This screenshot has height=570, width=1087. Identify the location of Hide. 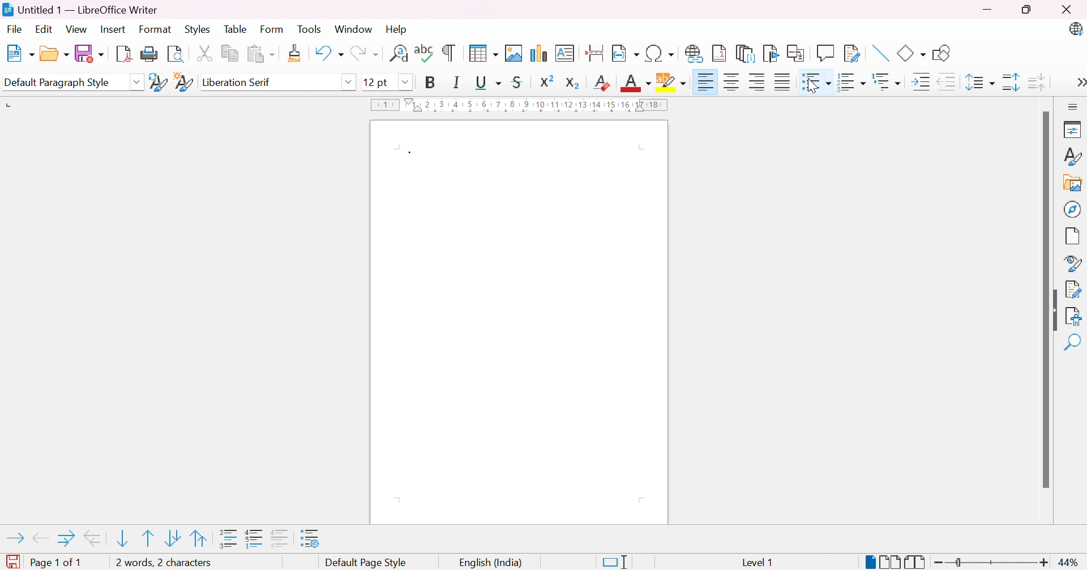
(1054, 317).